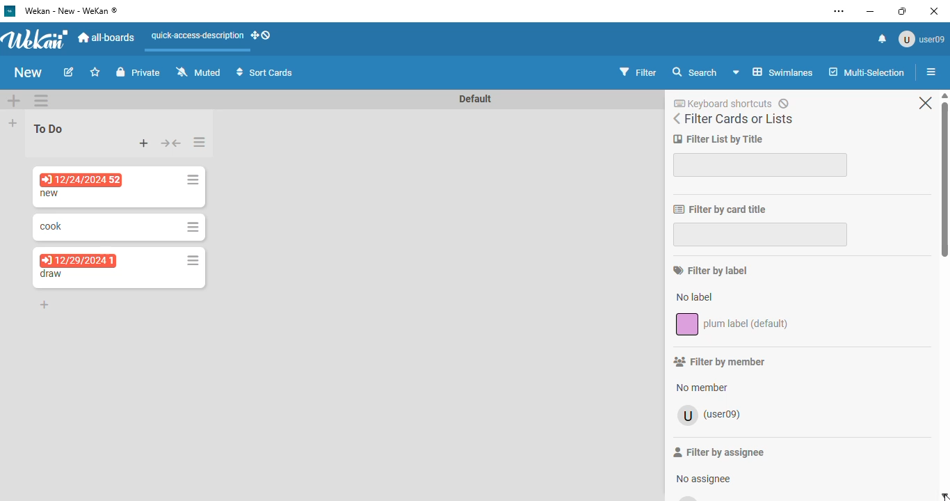 This screenshot has width=950, height=501. Describe the element at coordinates (718, 452) in the screenshot. I see `filter by assignee` at that location.